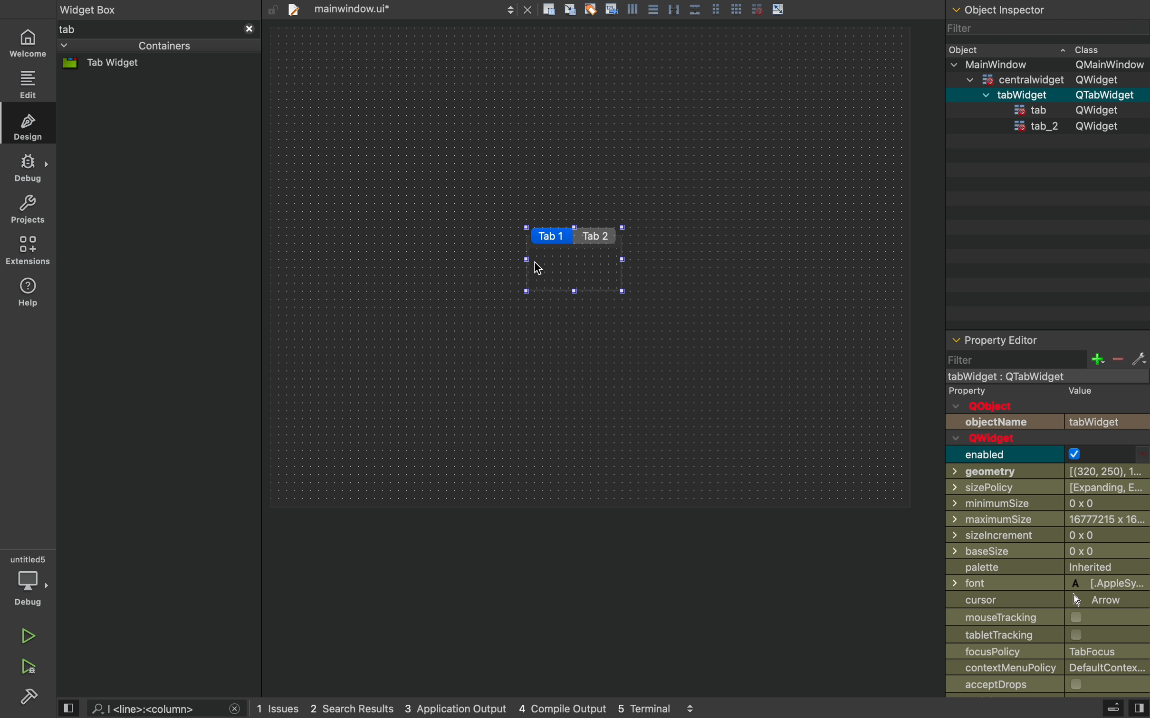  What do you see at coordinates (28, 124) in the screenshot?
I see `design` at bounding box center [28, 124].